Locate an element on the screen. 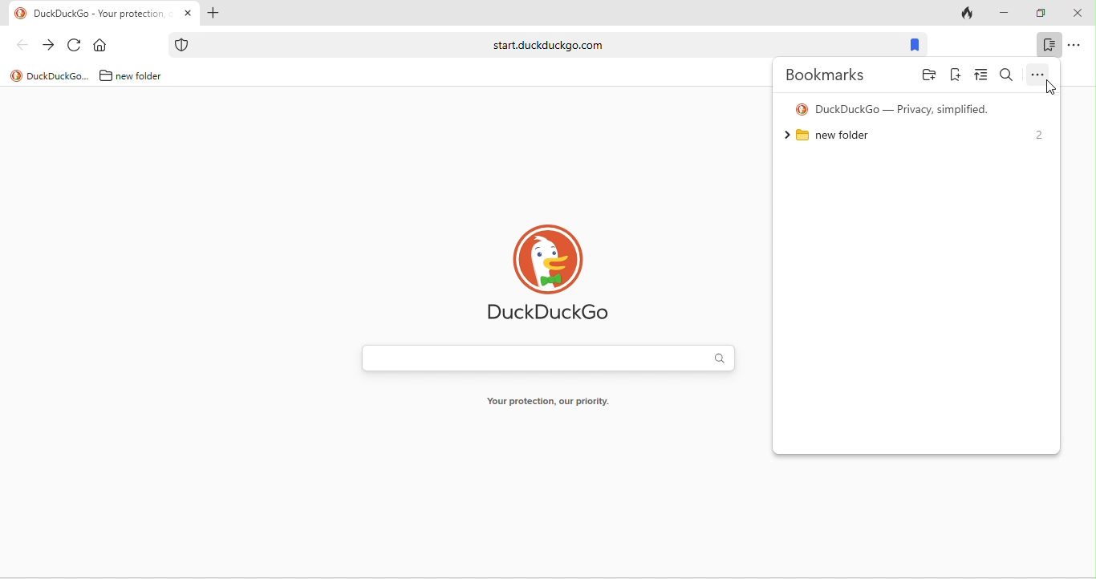 Image resolution: width=1096 pixels, height=579 pixels. reload is located at coordinates (75, 45).